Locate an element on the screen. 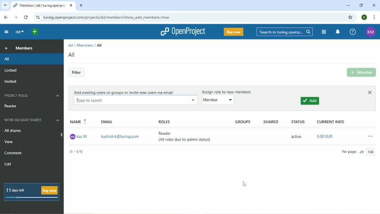 Image resolution: width=380 pixels, height=214 pixels. Reader is located at coordinates (12, 106).